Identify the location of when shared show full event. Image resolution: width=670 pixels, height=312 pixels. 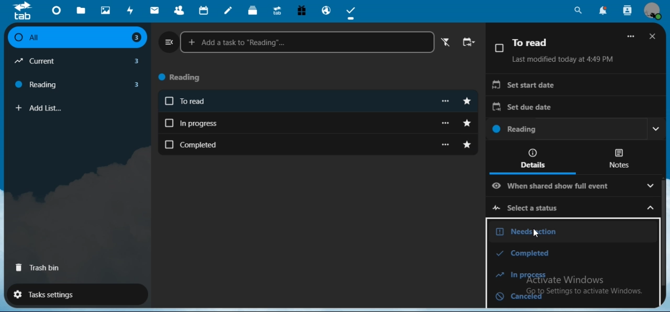
(562, 186).